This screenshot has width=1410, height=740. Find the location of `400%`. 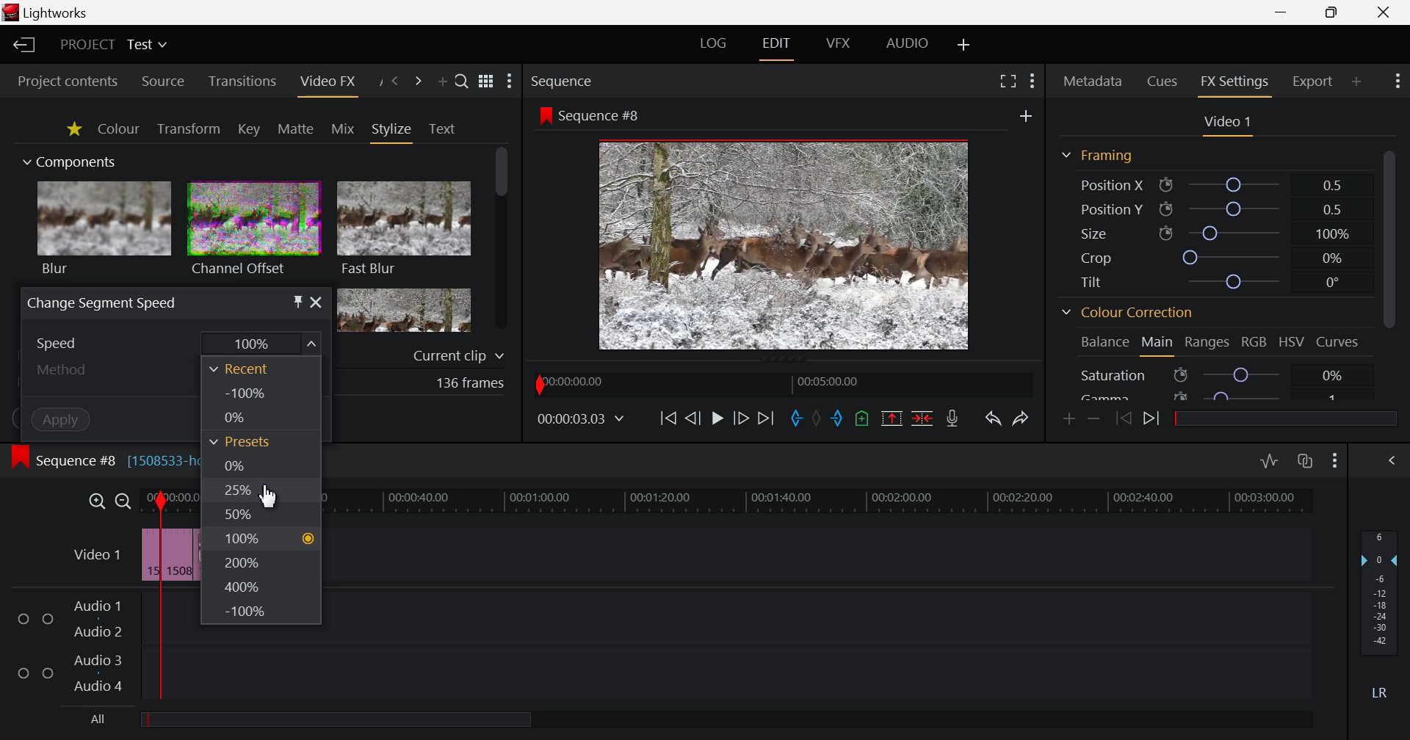

400% is located at coordinates (264, 587).